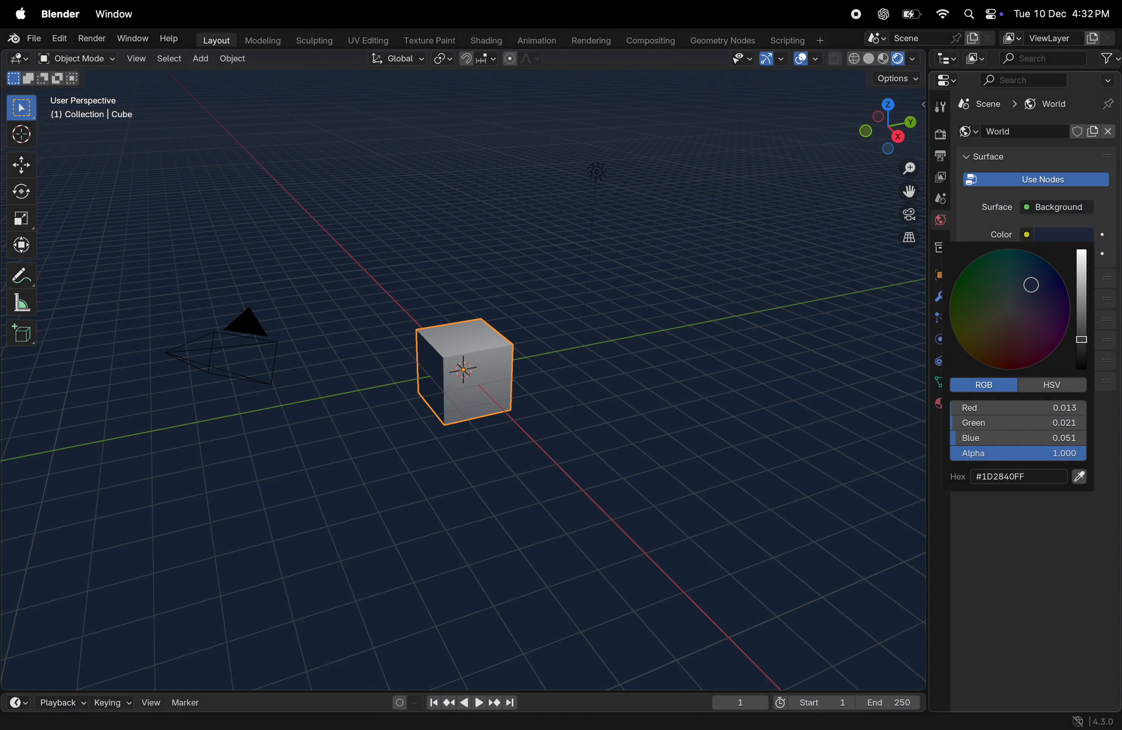  Describe the element at coordinates (890, 81) in the screenshot. I see `options` at that location.